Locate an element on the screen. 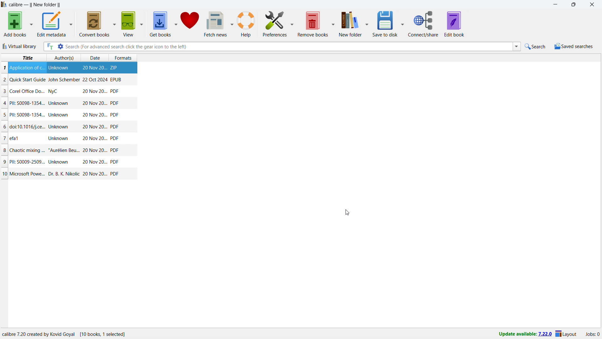 The width and height of the screenshot is (602, 339). PDF is located at coordinates (114, 91).